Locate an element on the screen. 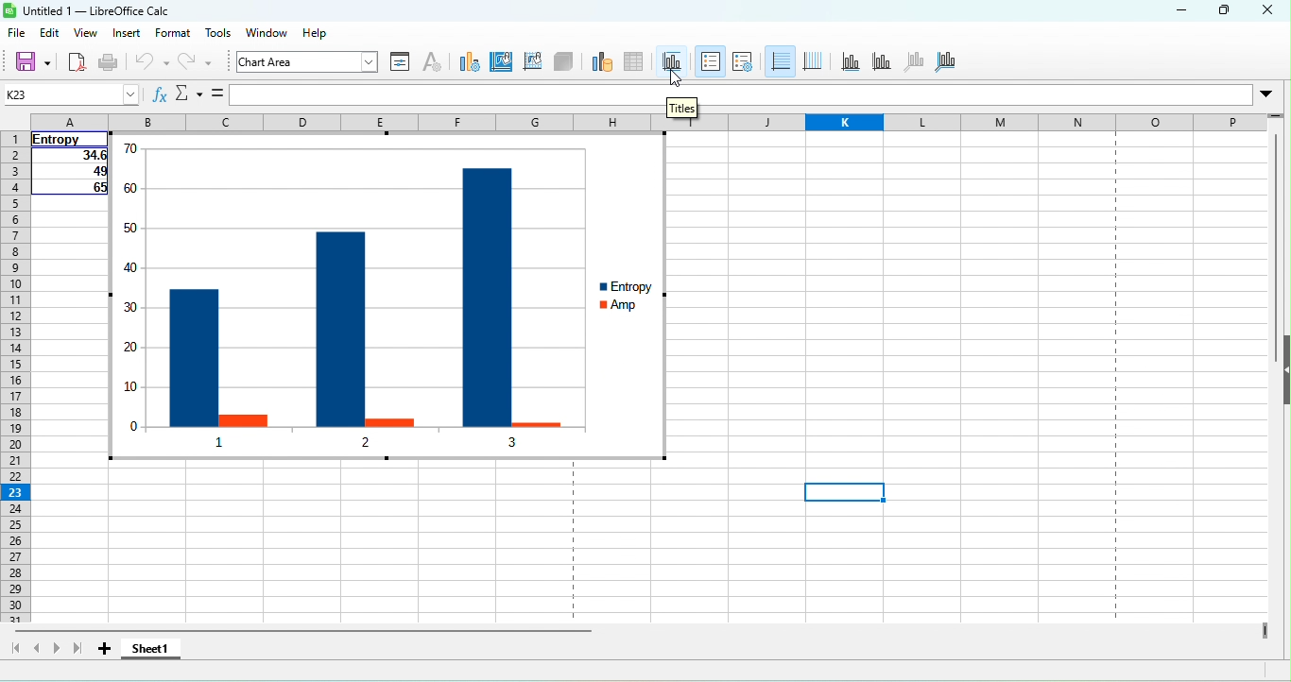  height is located at coordinates (1282, 371).